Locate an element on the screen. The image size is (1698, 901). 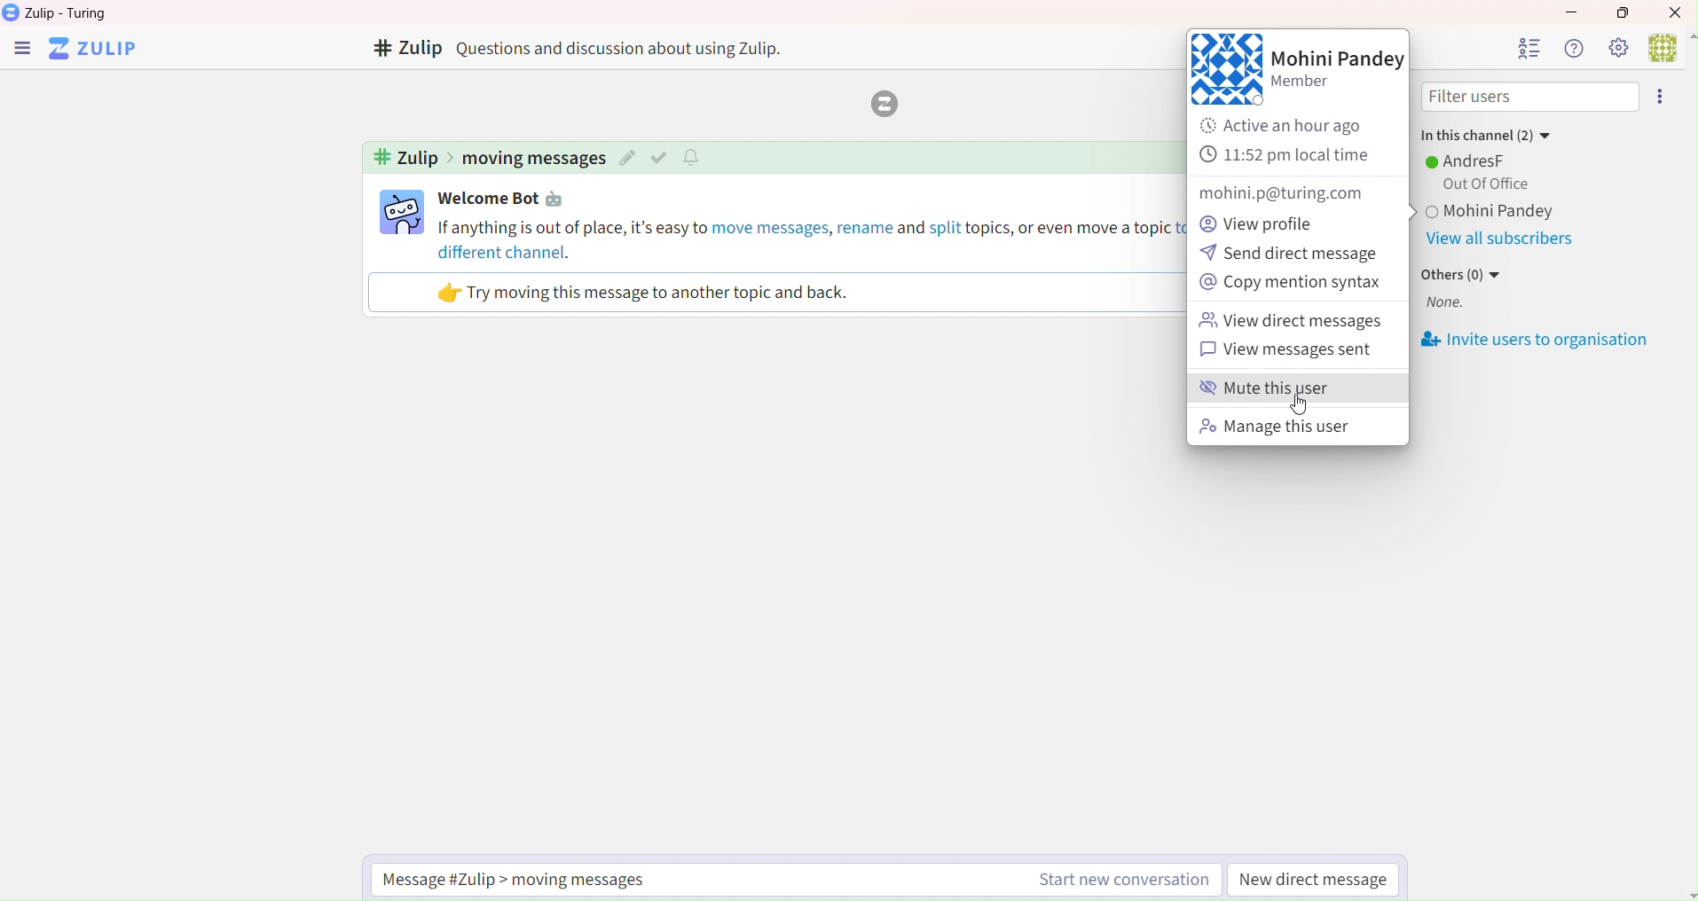
11:52 pm local time is located at coordinates (1289, 156).